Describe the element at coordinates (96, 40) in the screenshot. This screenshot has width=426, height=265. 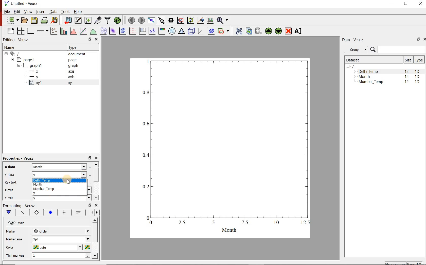
I see `close` at that location.